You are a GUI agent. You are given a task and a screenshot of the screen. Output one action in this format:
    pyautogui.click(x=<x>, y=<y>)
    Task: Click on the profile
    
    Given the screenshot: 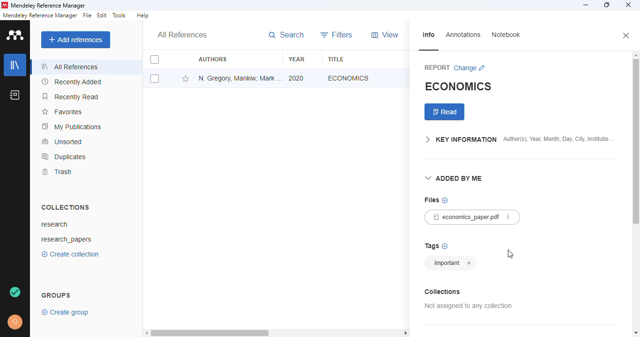 What is the action you would take?
    pyautogui.click(x=15, y=322)
    